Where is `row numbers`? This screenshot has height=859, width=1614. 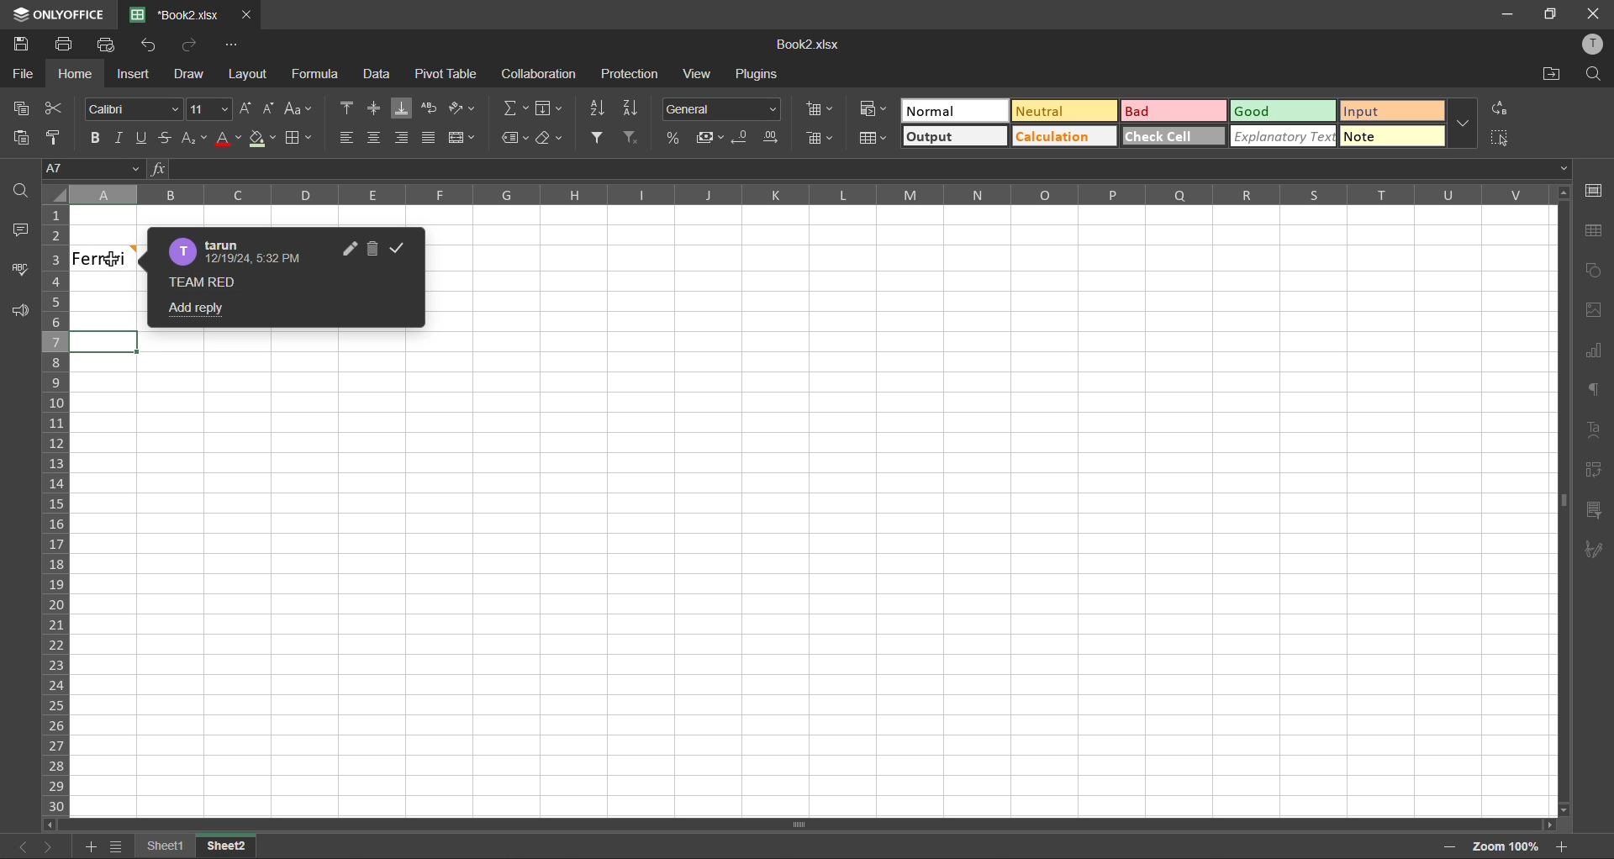
row numbers is located at coordinates (60, 509).